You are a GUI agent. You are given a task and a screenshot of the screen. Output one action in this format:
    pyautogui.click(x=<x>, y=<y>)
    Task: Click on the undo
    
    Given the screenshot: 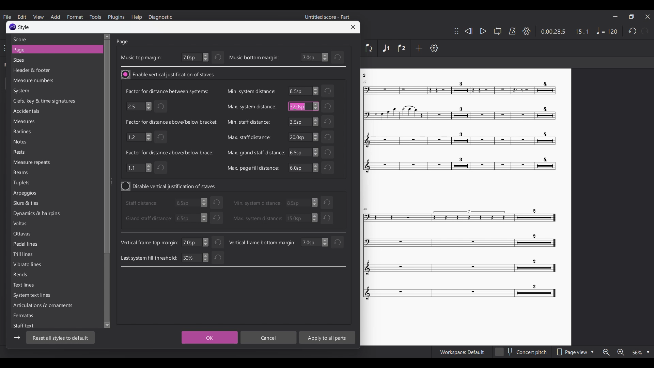 What is the action you would take?
    pyautogui.click(x=216, y=202)
    